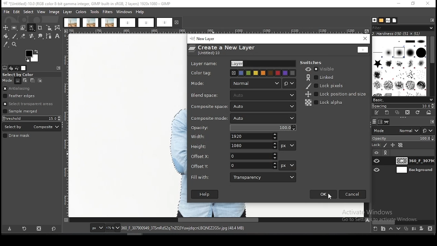 The width and height of the screenshot is (437, 246). Describe the element at coordinates (421, 228) in the screenshot. I see `add a mask` at that location.